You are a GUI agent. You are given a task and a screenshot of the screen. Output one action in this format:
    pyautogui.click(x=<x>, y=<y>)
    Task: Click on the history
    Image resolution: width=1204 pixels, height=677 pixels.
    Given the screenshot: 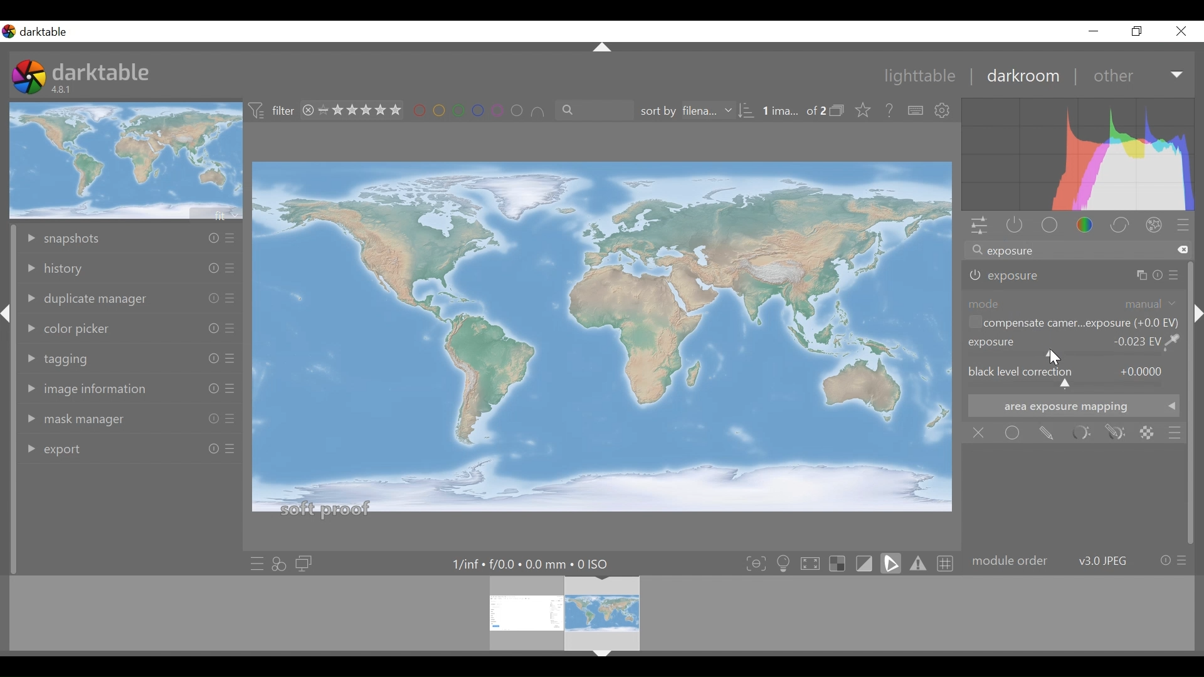 What is the action you would take?
    pyautogui.click(x=86, y=267)
    